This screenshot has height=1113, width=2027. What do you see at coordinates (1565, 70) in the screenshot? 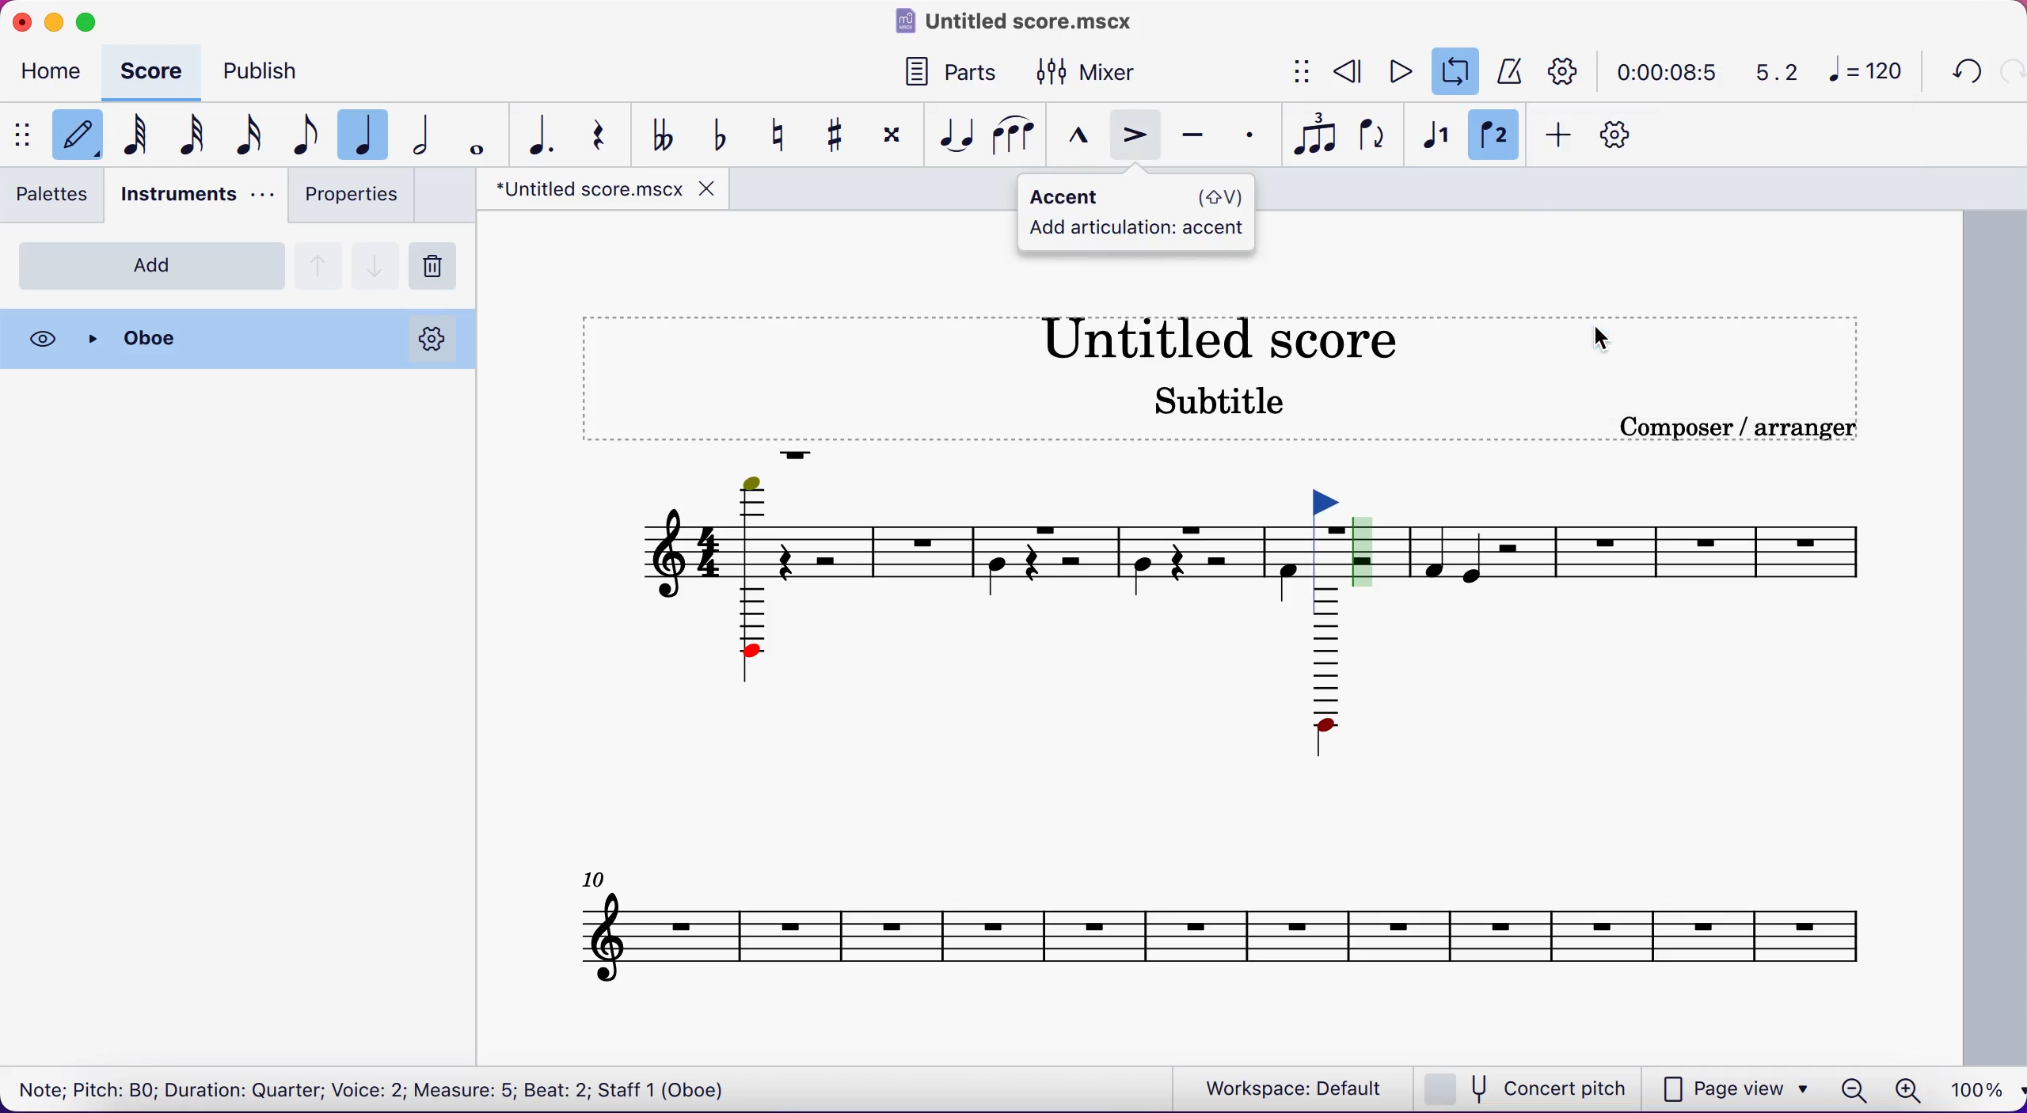
I see `playback setup` at bounding box center [1565, 70].